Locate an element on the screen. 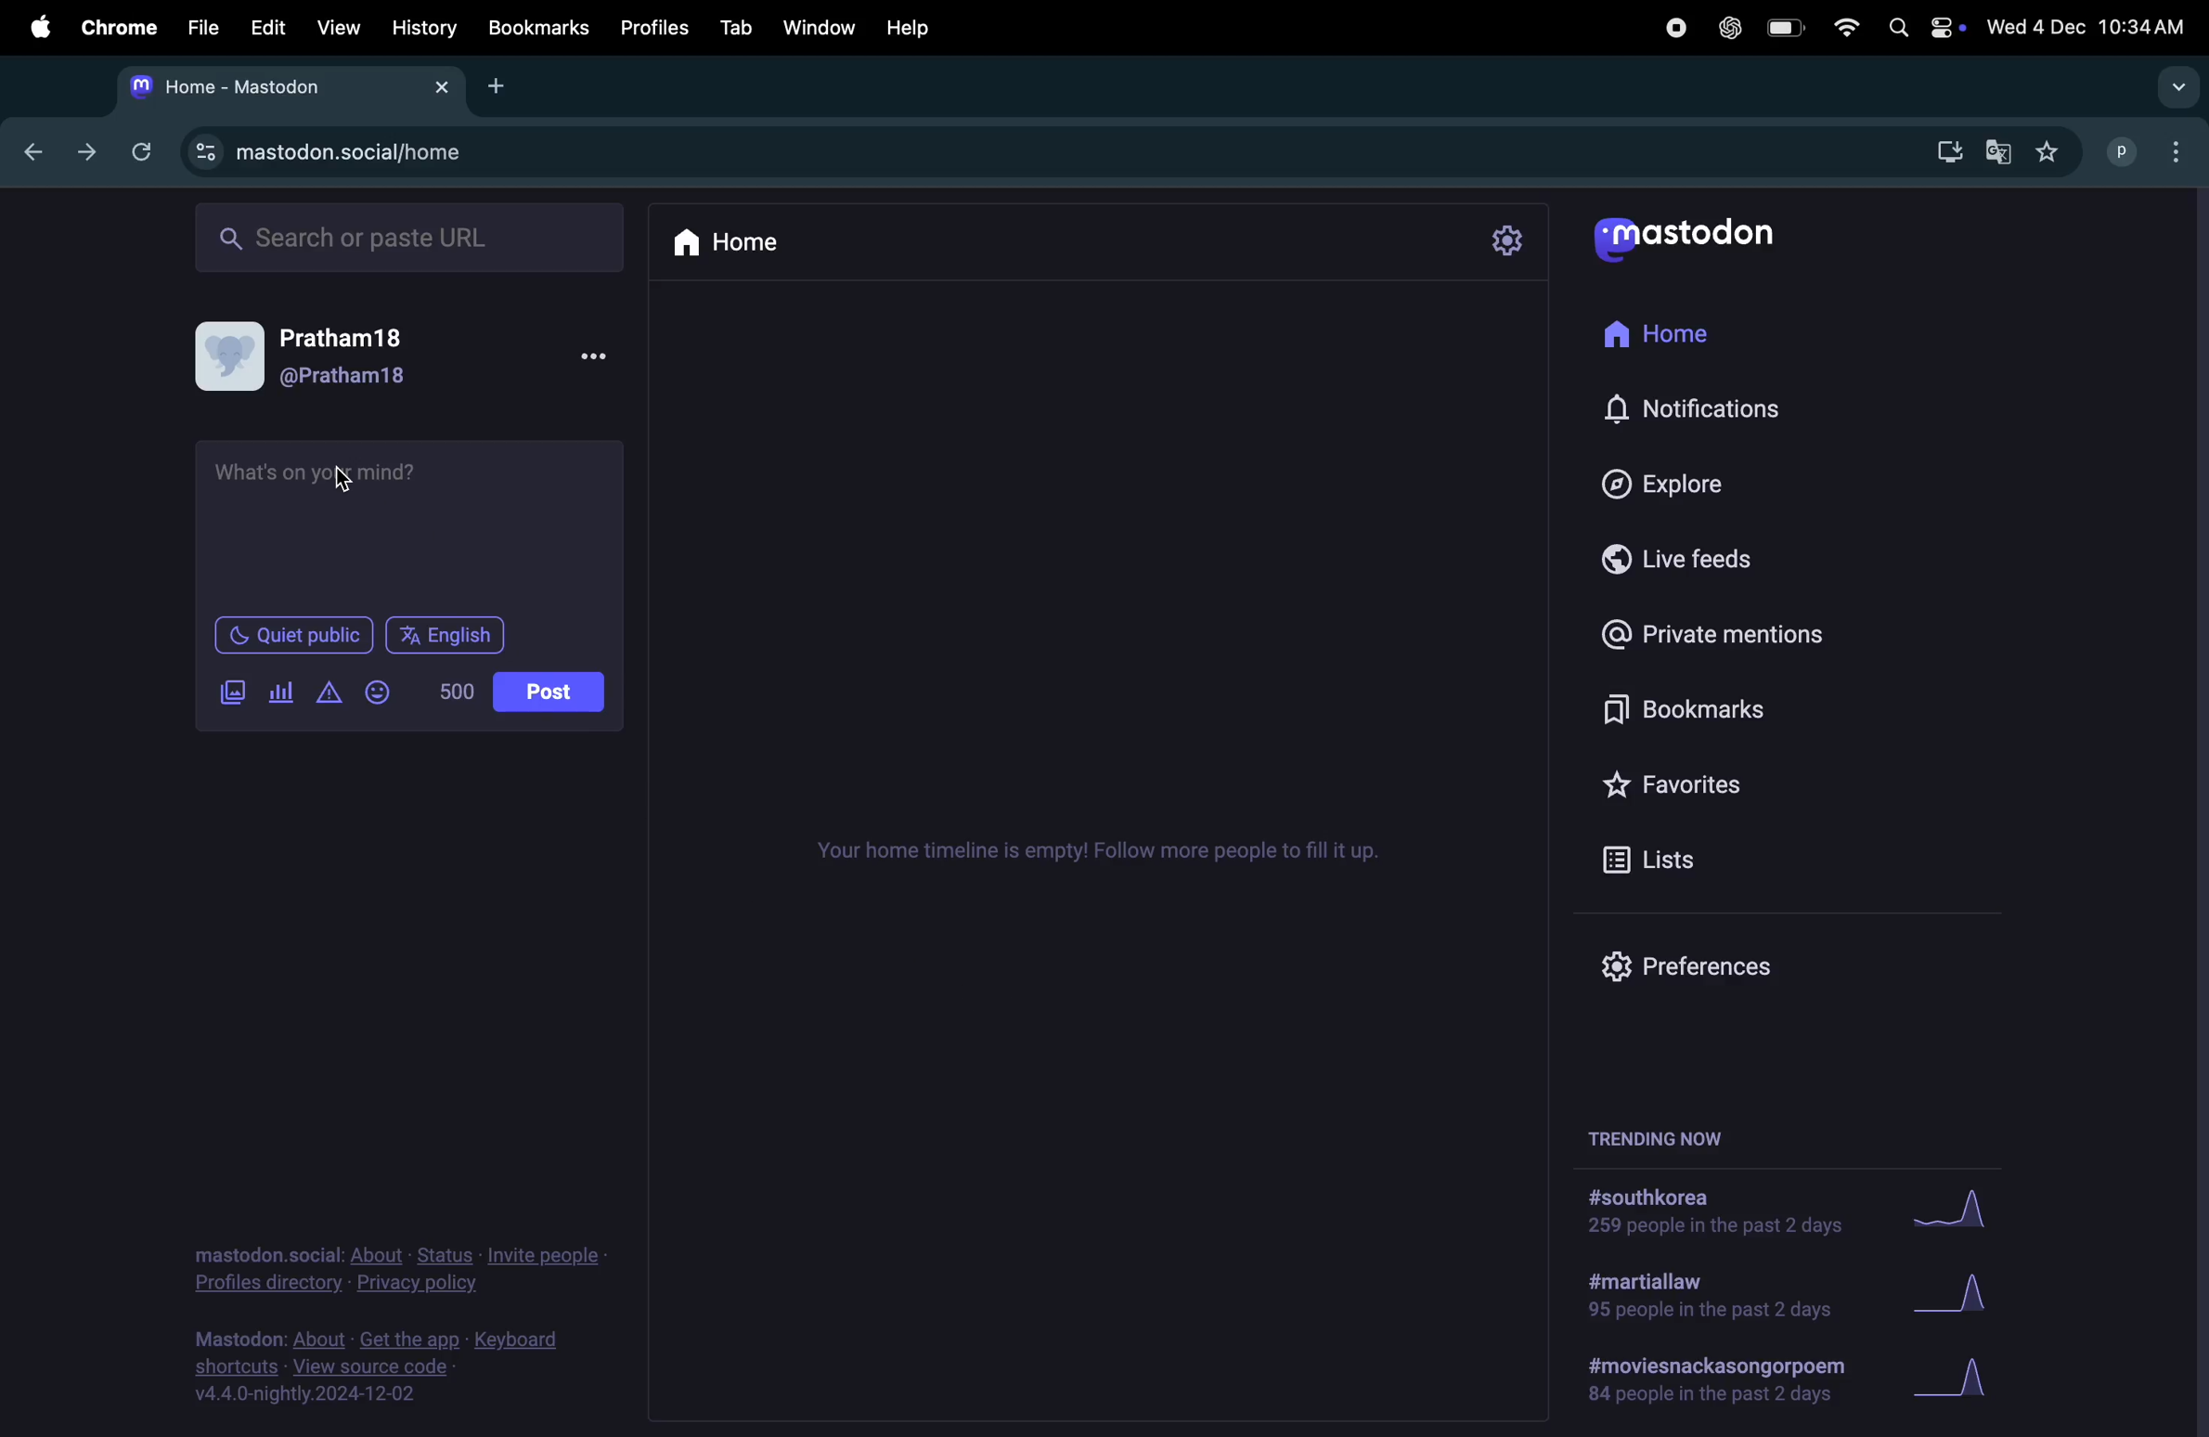 The height and width of the screenshot is (1437, 2209). Favourites is located at coordinates (1724, 777).